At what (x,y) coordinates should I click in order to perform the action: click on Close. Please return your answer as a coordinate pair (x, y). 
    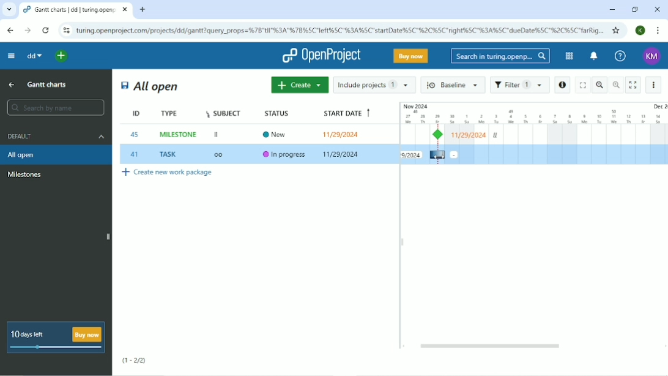
    Looking at the image, I should click on (657, 10).